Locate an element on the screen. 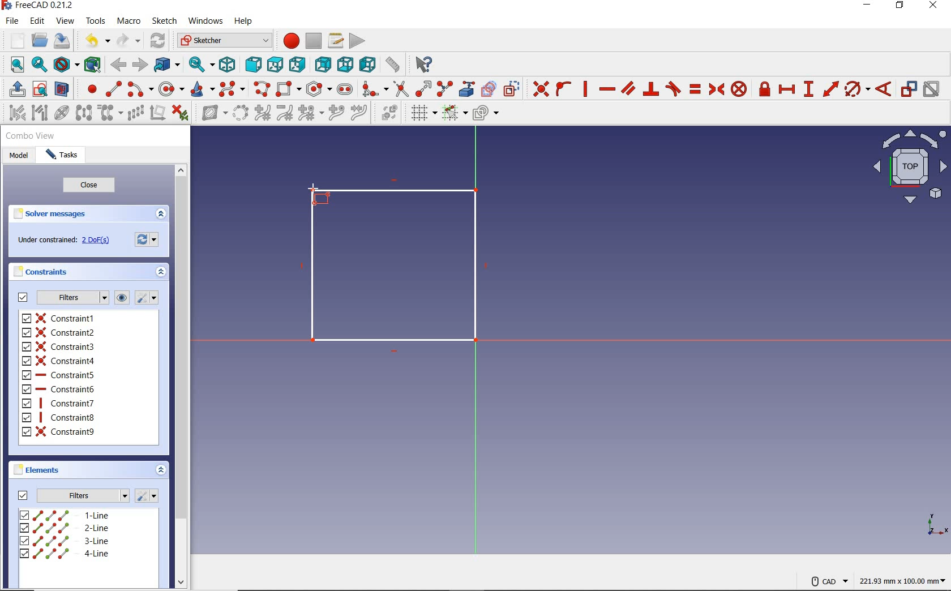 This screenshot has width=951, height=591. execute macro is located at coordinates (357, 41).